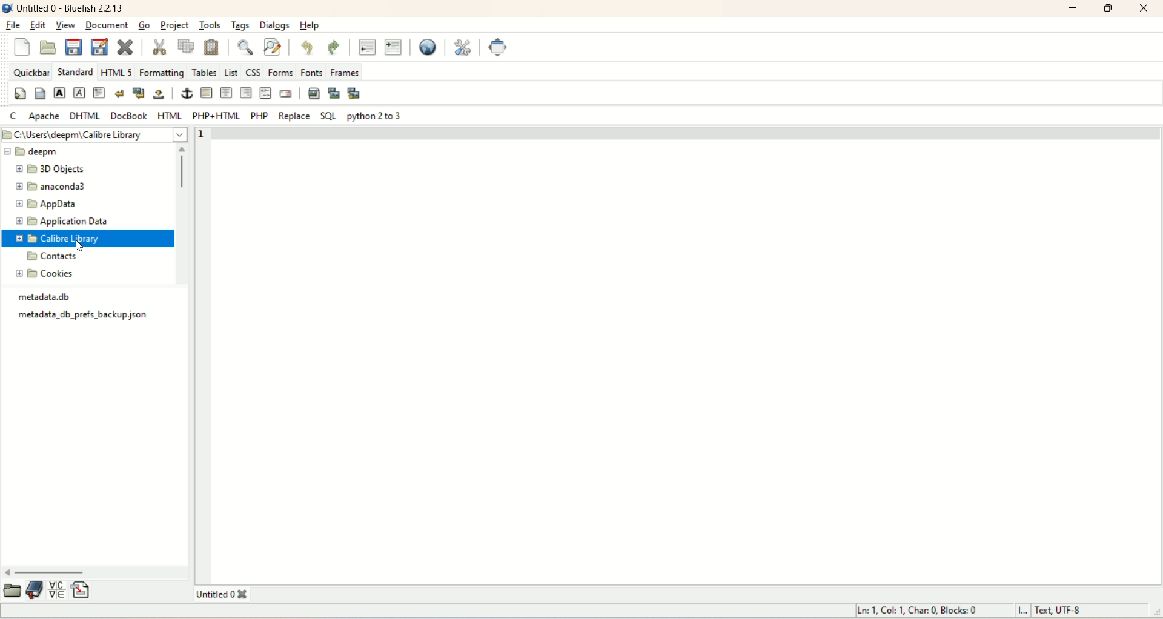 The width and height of the screenshot is (1163, 619). What do you see at coordinates (119, 92) in the screenshot?
I see `clear` at bounding box center [119, 92].